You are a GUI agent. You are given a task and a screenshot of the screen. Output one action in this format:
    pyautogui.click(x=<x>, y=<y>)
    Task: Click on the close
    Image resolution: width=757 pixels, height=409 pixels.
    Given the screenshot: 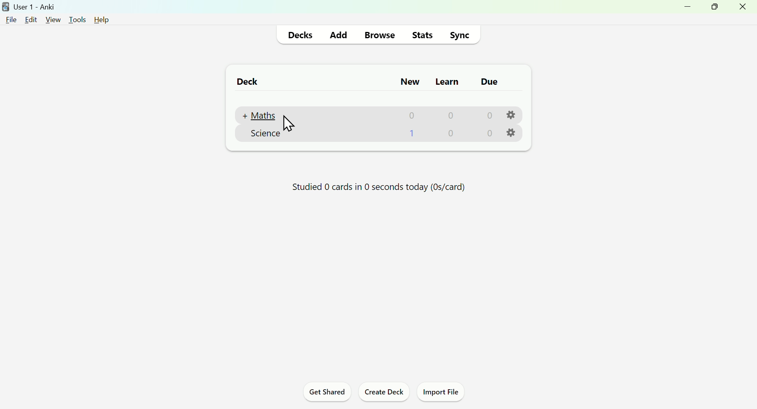 What is the action you would take?
    pyautogui.click(x=743, y=8)
    